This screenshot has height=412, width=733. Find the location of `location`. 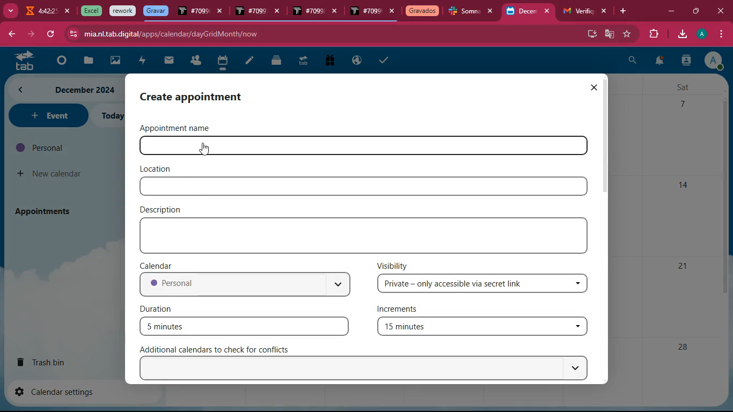

location is located at coordinates (157, 169).